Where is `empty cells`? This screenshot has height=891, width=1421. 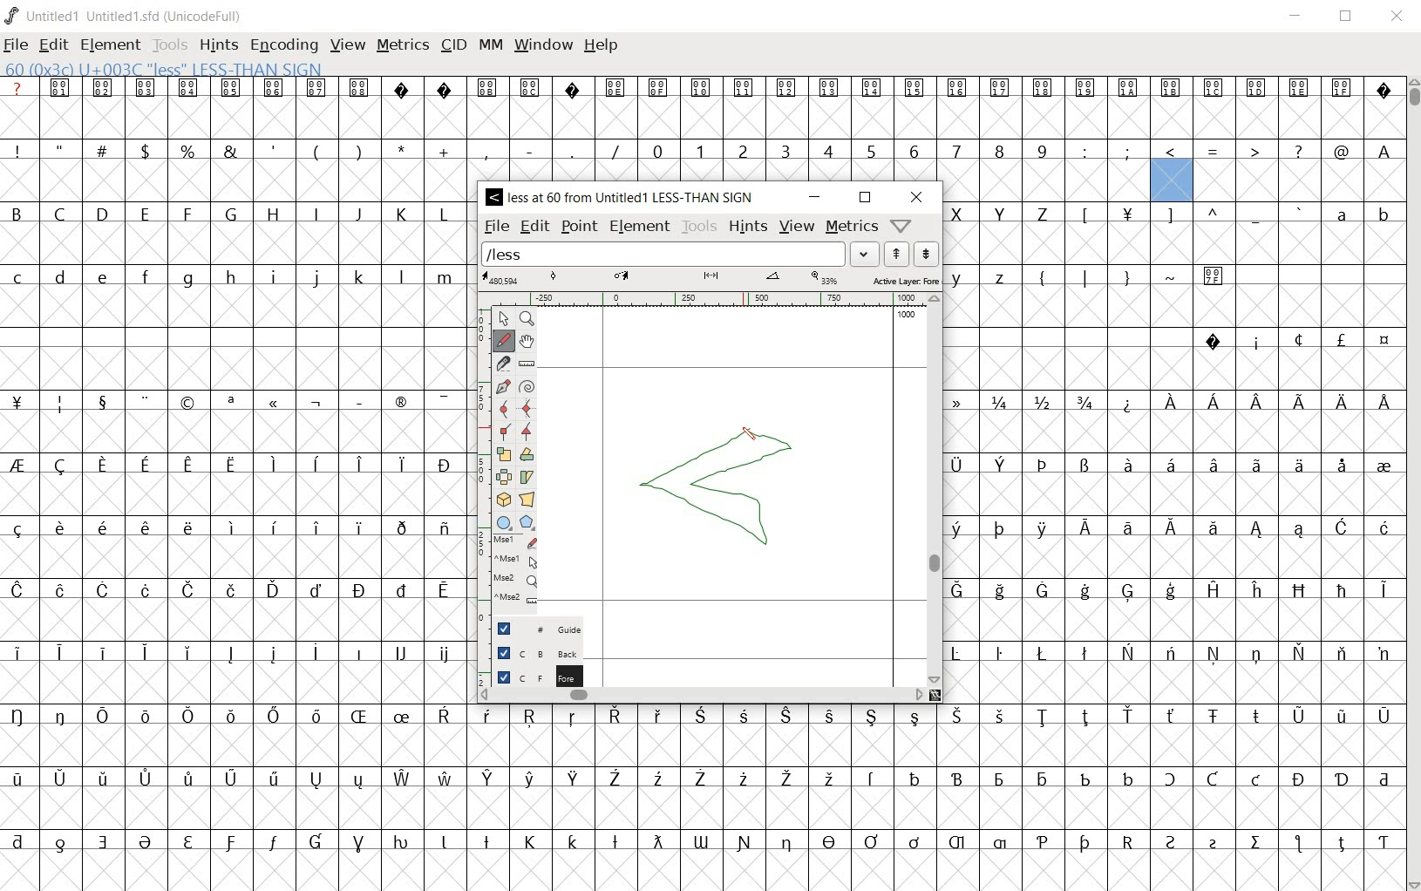
empty cells is located at coordinates (1173, 681).